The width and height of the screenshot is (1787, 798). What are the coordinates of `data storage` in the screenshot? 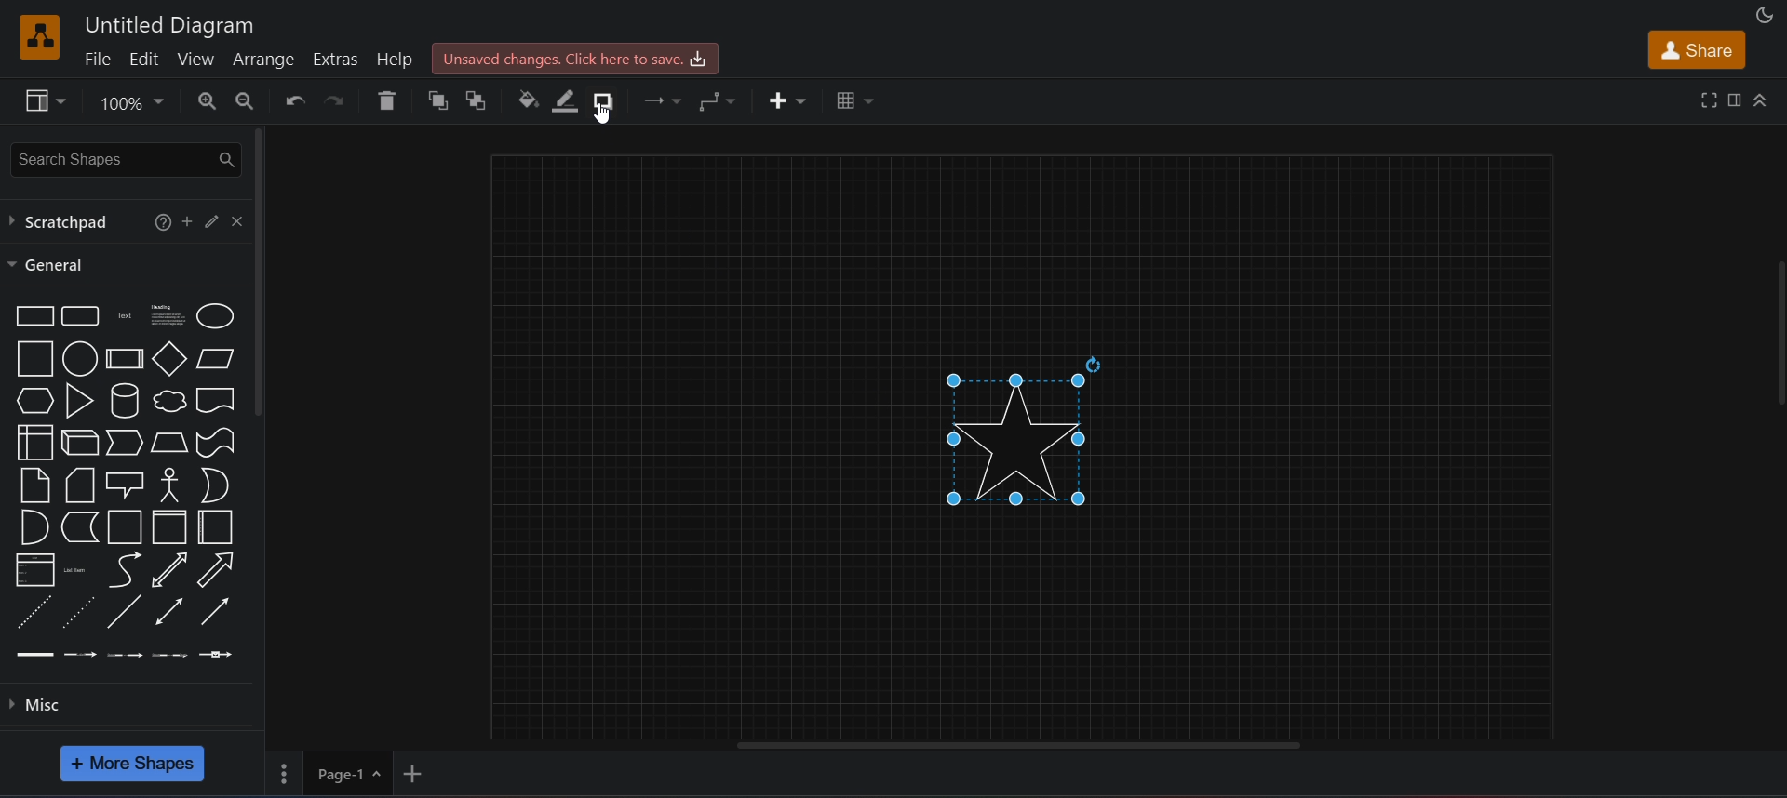 It's located at (77, 526).